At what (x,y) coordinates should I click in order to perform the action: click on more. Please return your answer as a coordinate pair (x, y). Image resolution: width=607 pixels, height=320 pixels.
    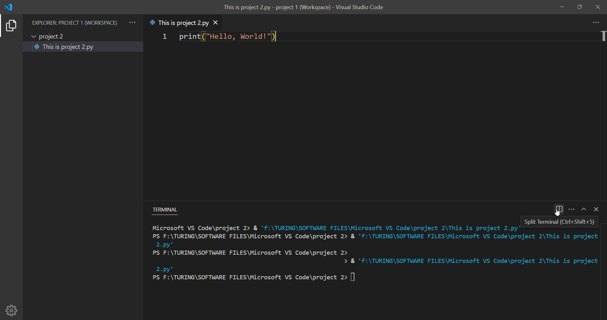
    Looking at the image, I should click on (133, 20).